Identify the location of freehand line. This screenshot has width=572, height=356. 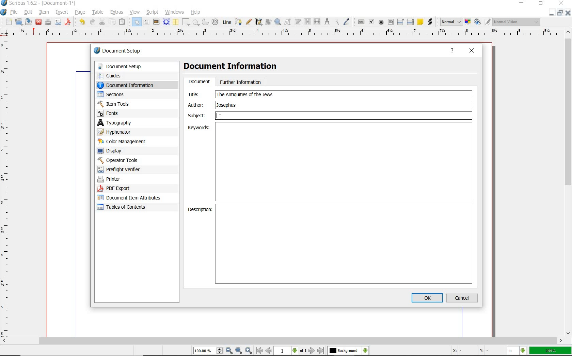
(248, 21).